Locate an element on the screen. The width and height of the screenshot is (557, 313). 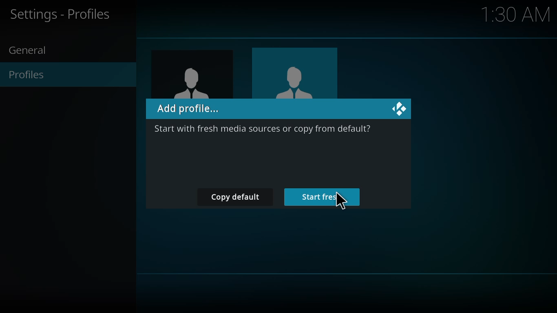
user is located at coordinates (296, 79).